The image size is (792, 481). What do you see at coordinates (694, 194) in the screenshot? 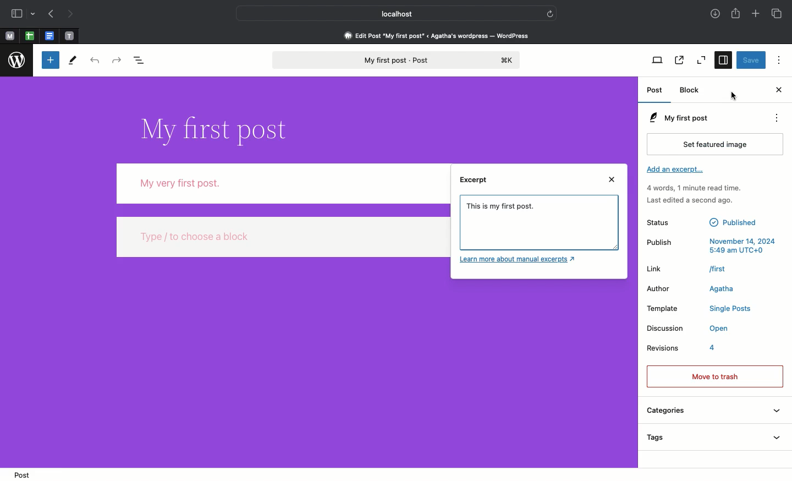
I see `Activity` at bounding box center [694, 194].